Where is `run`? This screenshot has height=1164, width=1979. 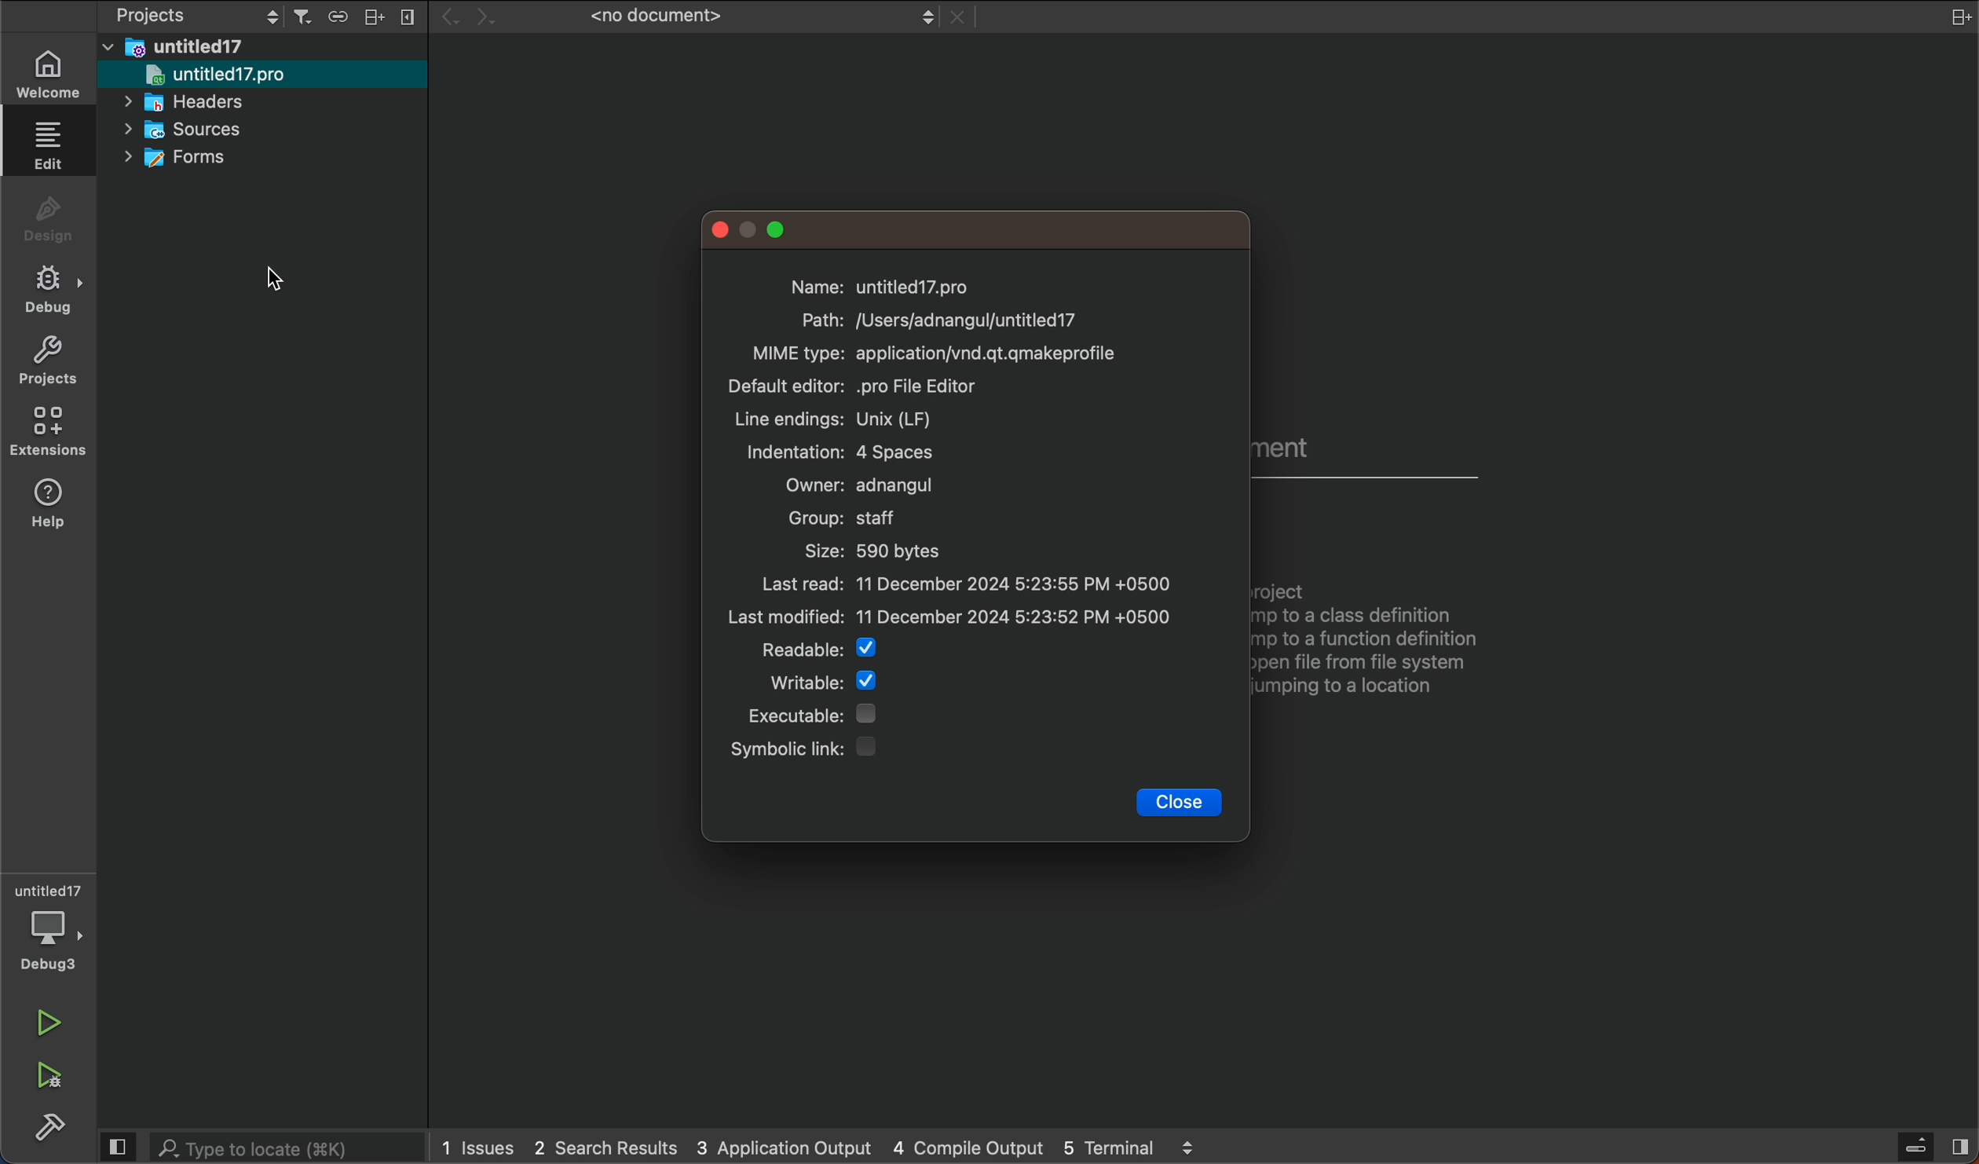 run is located at coordinates (46, 1017).